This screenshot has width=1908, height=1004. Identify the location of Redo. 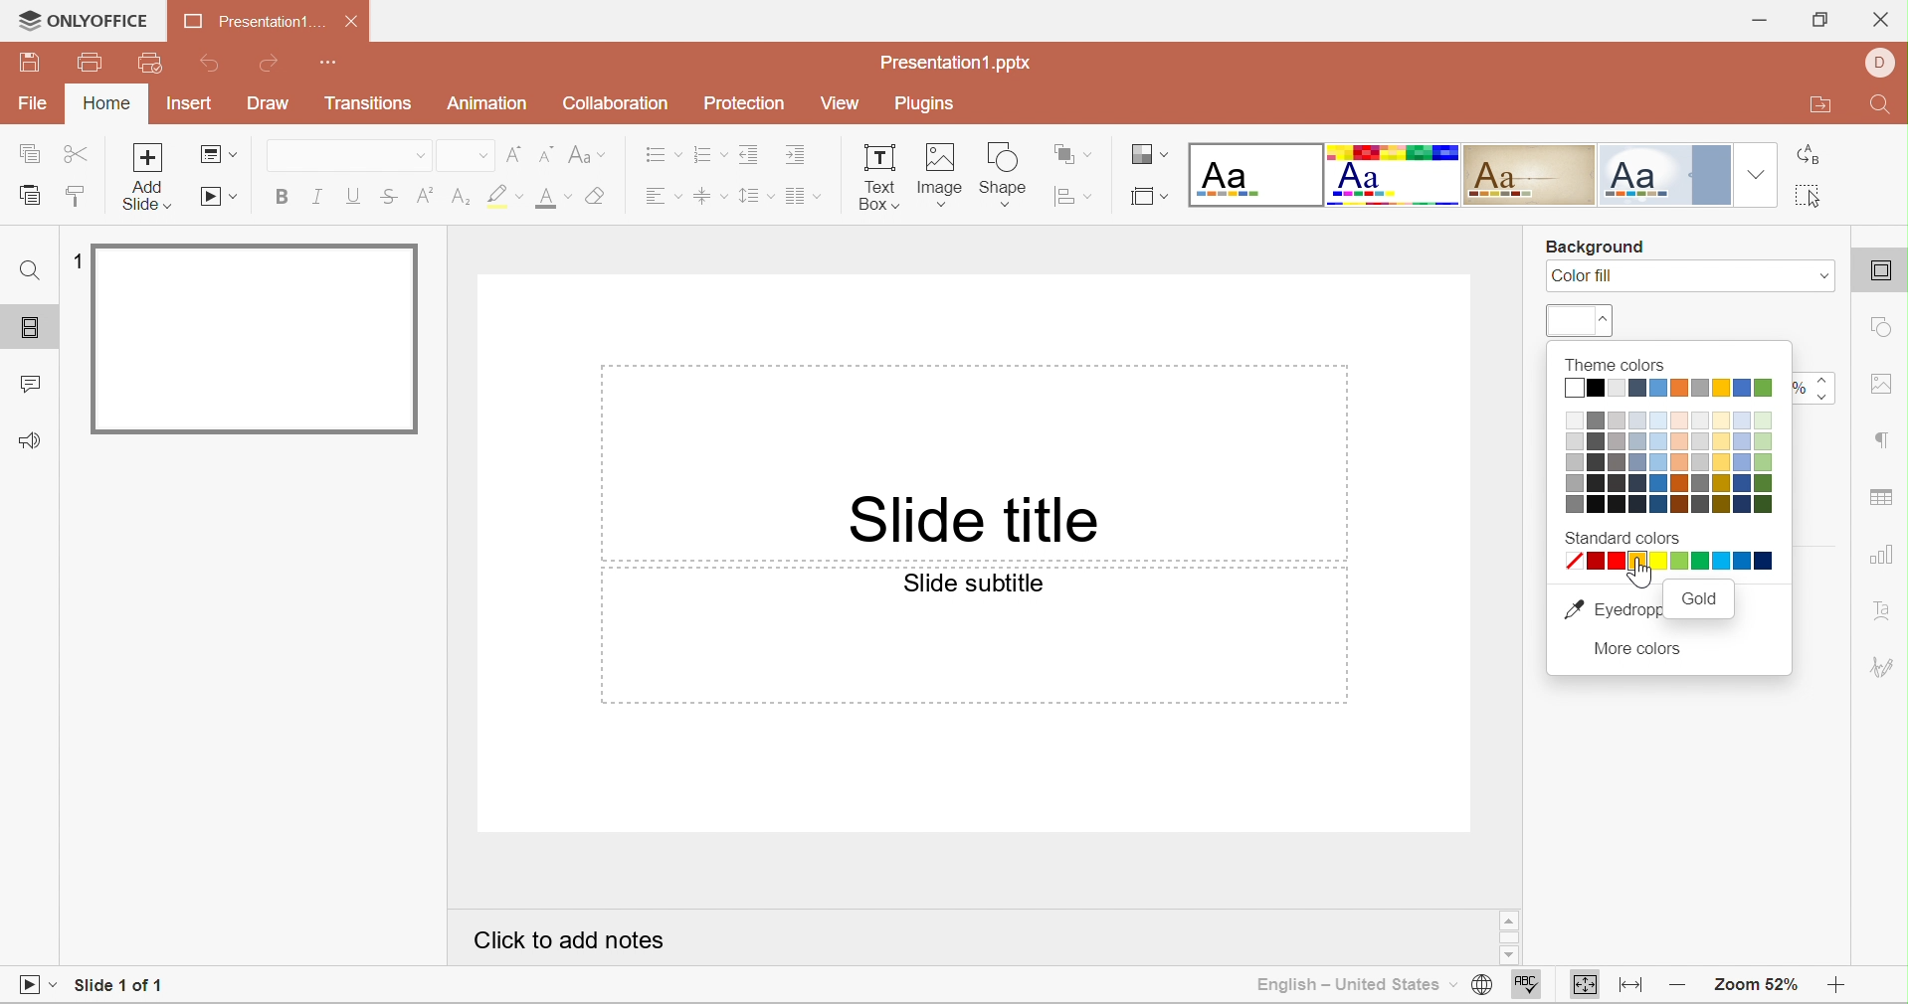
(273, 65).